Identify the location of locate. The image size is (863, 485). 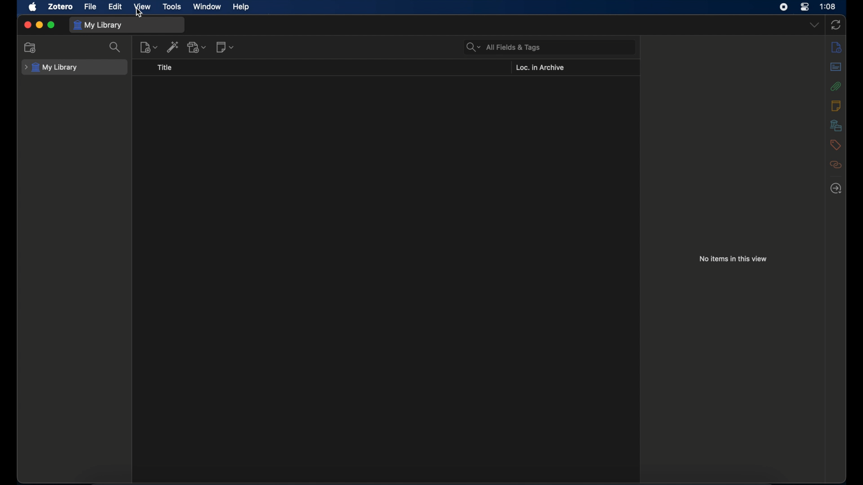
(836, 189).